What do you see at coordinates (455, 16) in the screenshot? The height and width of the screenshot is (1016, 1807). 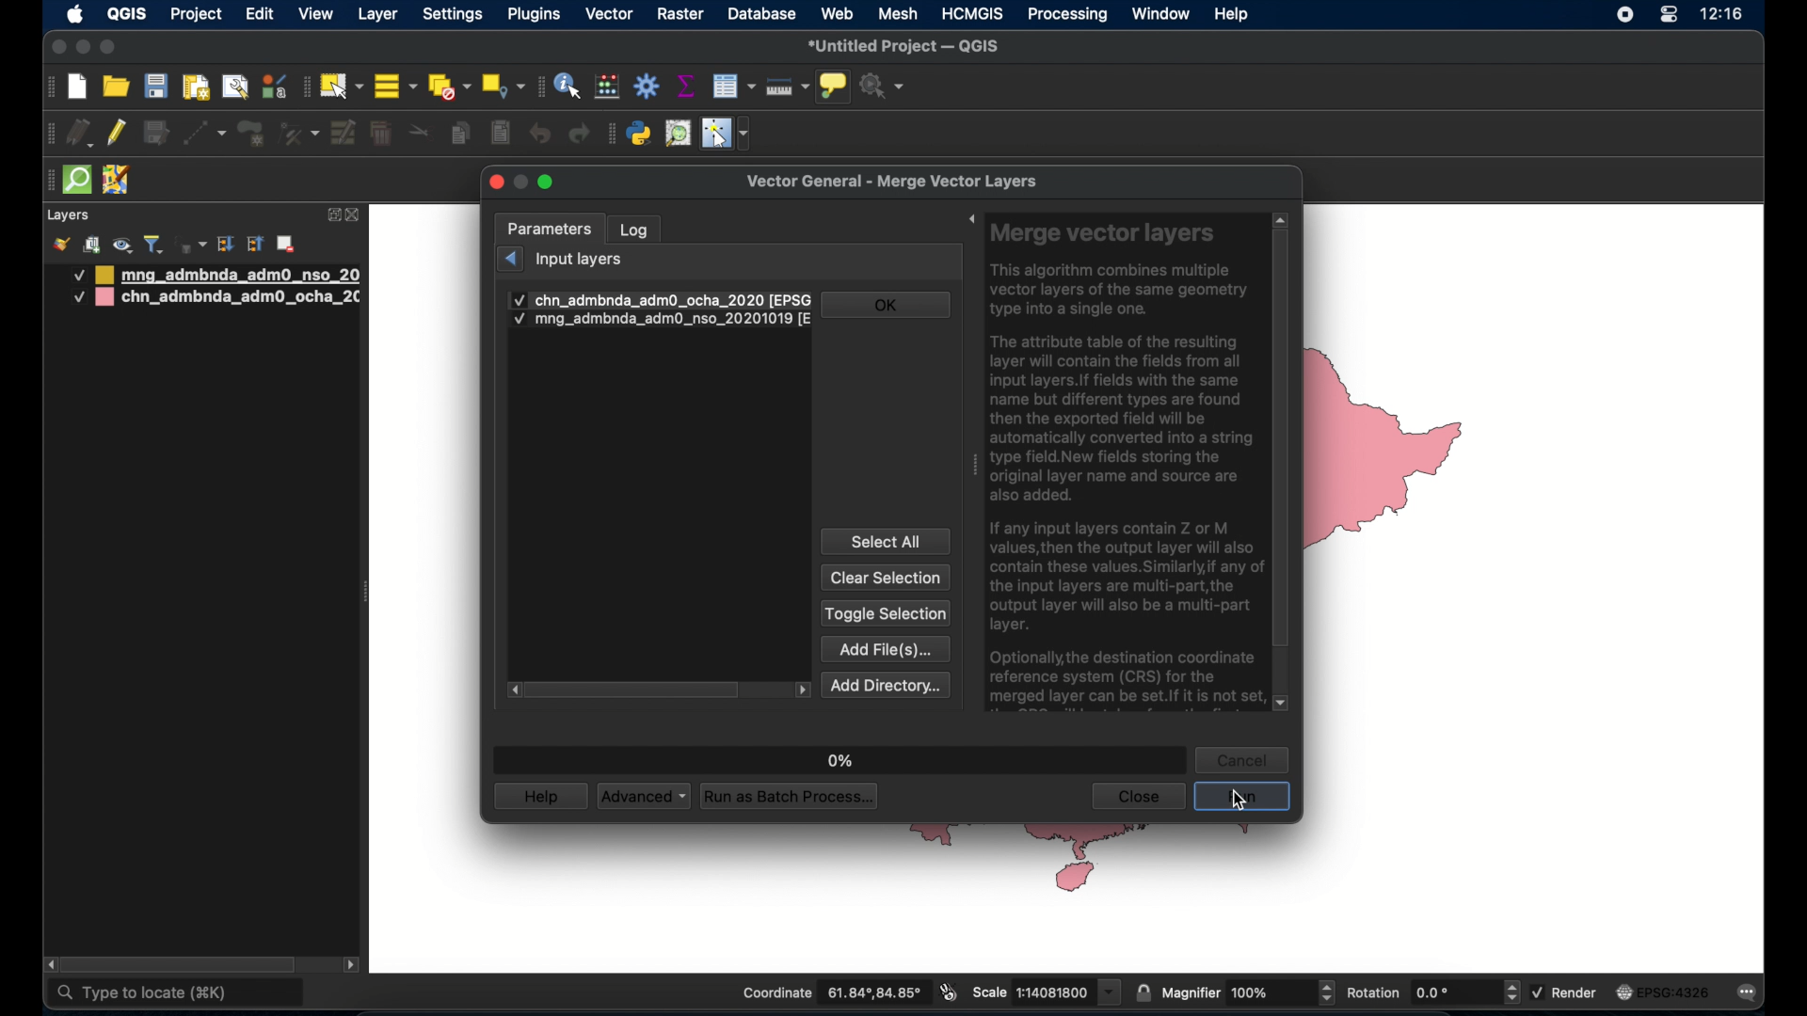 I see `settings` at bounding box center [455, 16].